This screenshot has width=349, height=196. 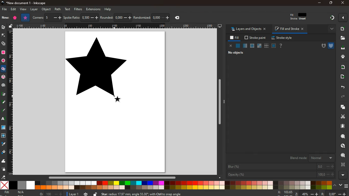 What do you see at coordinates (331, 46) in the screenshot?
I see `shield` at bounding box center [331, 46].